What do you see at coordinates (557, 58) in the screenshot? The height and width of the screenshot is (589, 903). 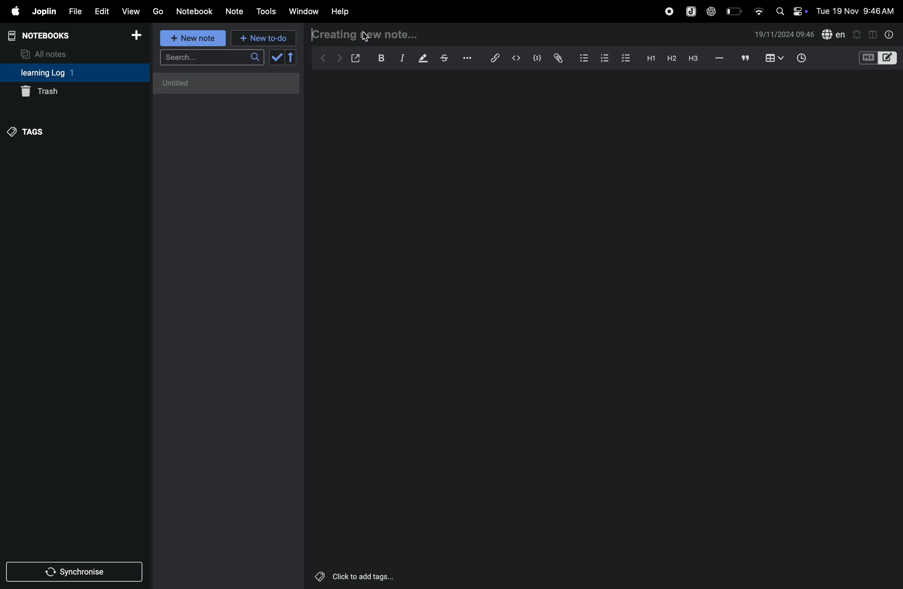 I see `attach file` at bounding box center [557, 58].